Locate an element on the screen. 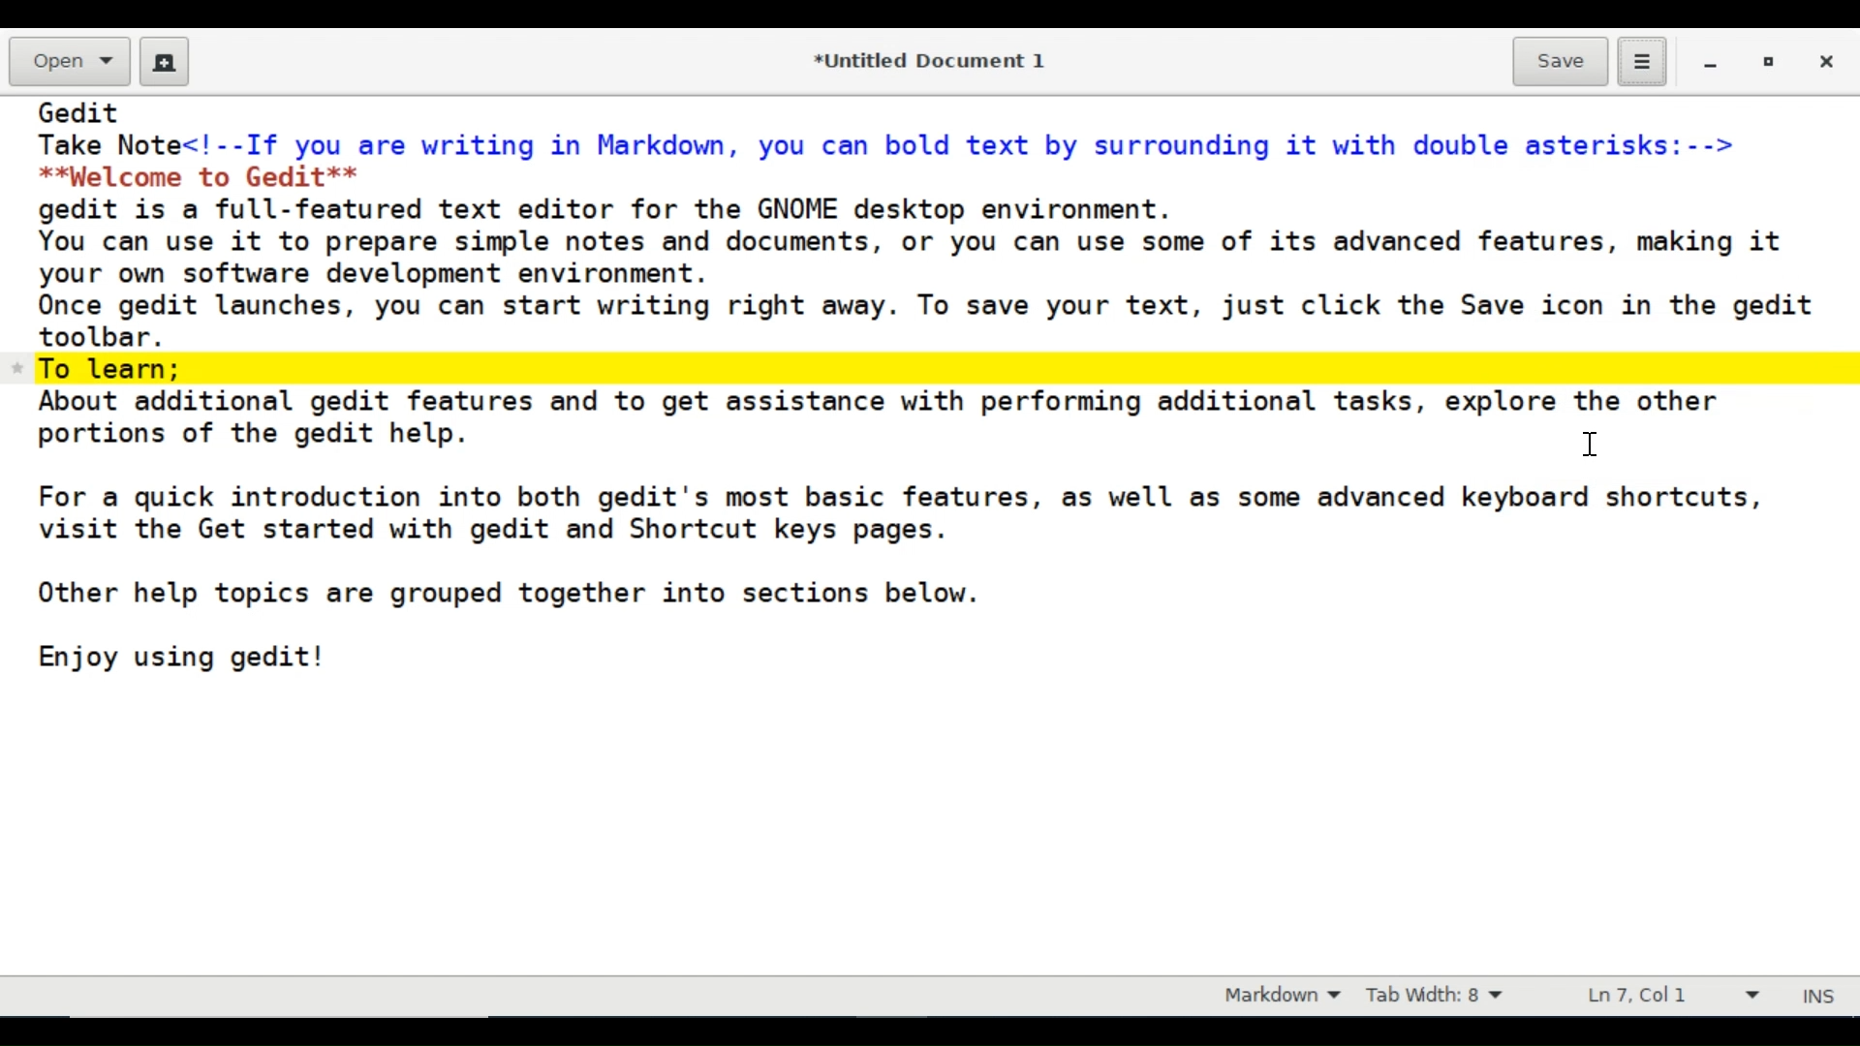 This screenshot has width=1860, height=1046. Tab Width is located at coordinates (1440, 998).